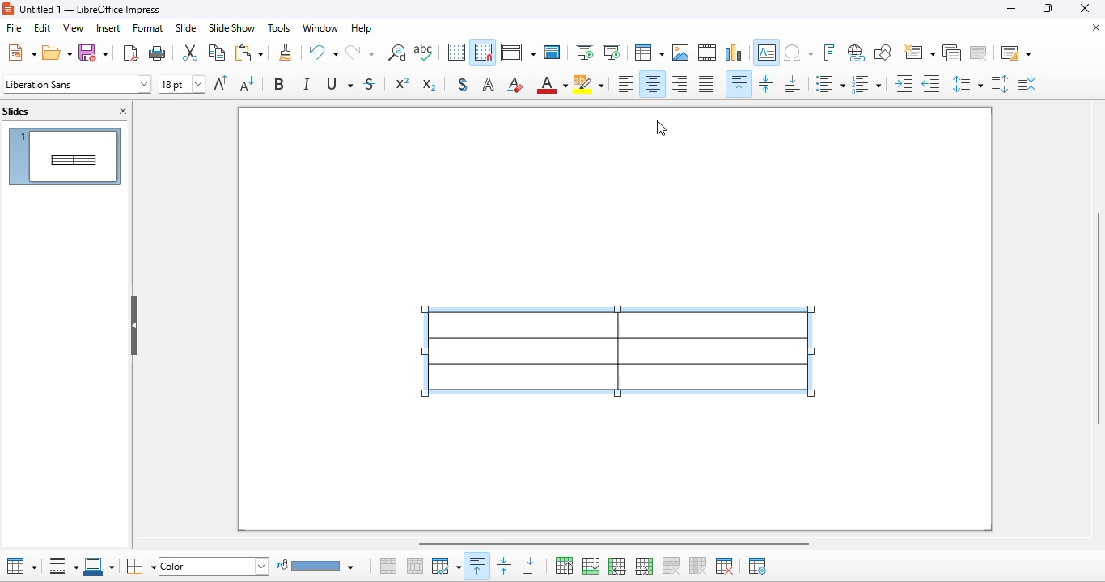  Describe the element at coordinates (222, 82) in the screenshot. I see `increase font size` at that location.